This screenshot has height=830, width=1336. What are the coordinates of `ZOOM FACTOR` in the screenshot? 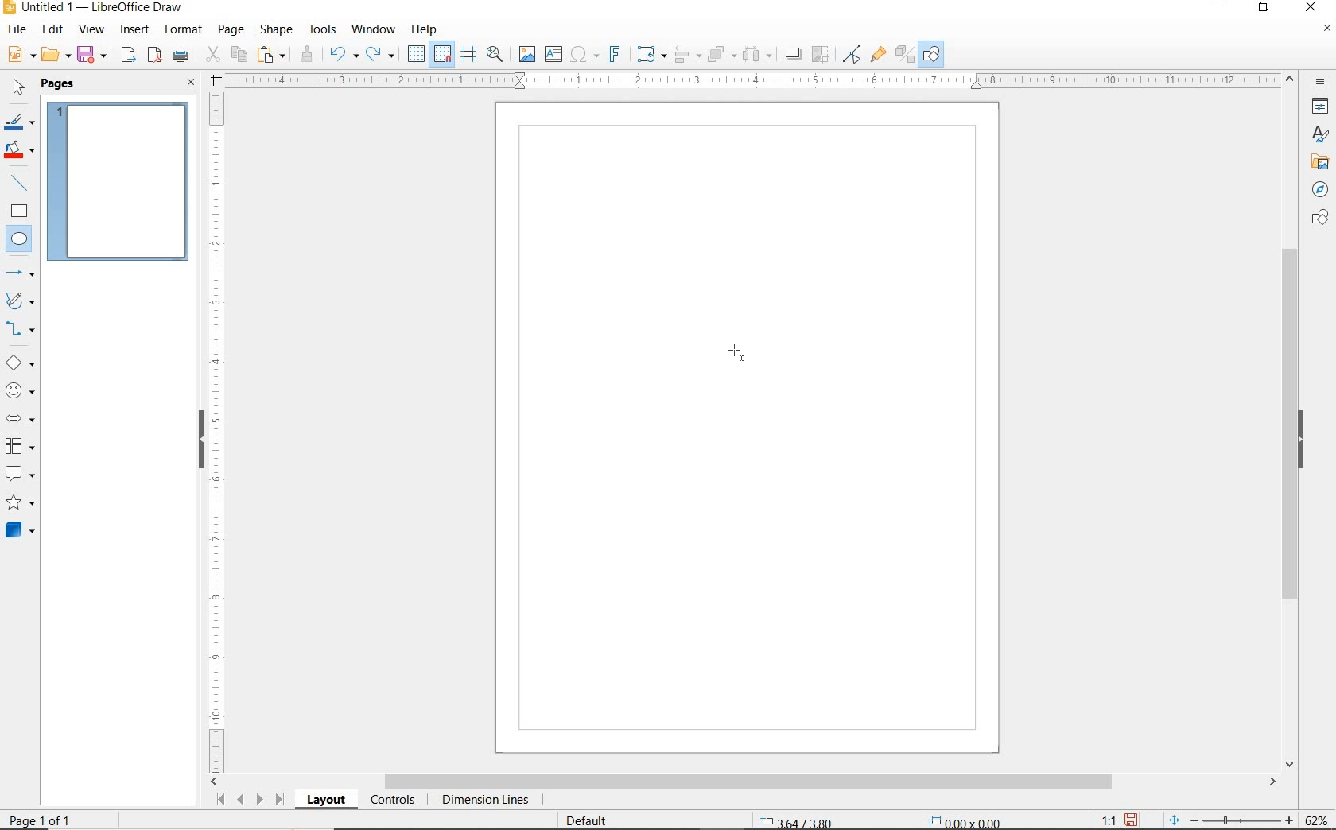 It's located at (1317, 817).